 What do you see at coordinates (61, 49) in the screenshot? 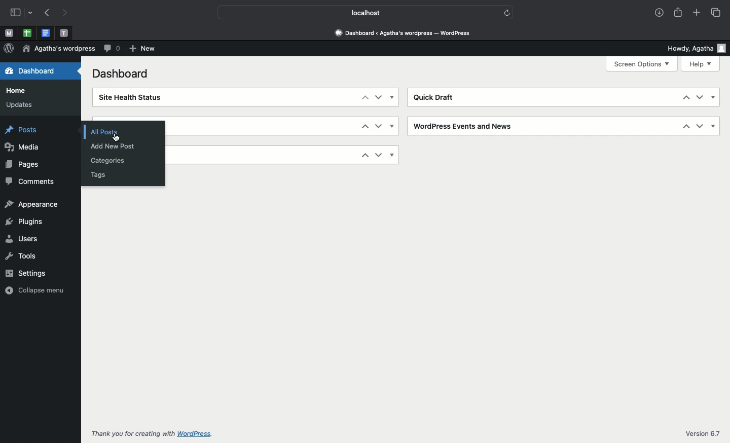
I see `Name of Wordpress` at bounding box center [61, 49].